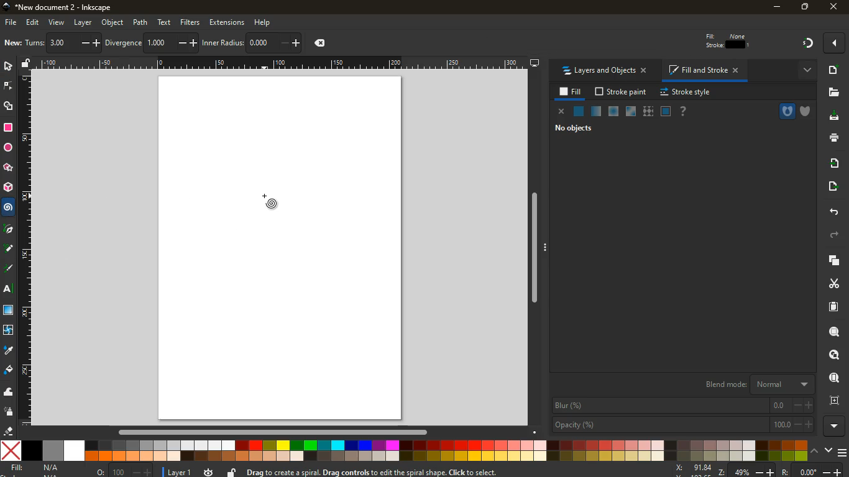 The image size is (849, 477). Describe the element at coordinates (8, 66) in the screenshot. I see `select` at that location.